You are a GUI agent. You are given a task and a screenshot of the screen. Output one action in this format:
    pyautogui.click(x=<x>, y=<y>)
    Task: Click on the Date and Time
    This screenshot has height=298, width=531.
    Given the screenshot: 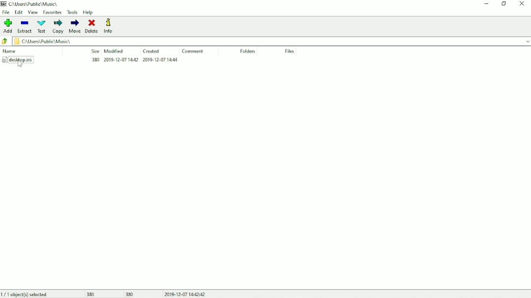 What is the action you would take?
    pyautogui.click(x=185, y=293)
    